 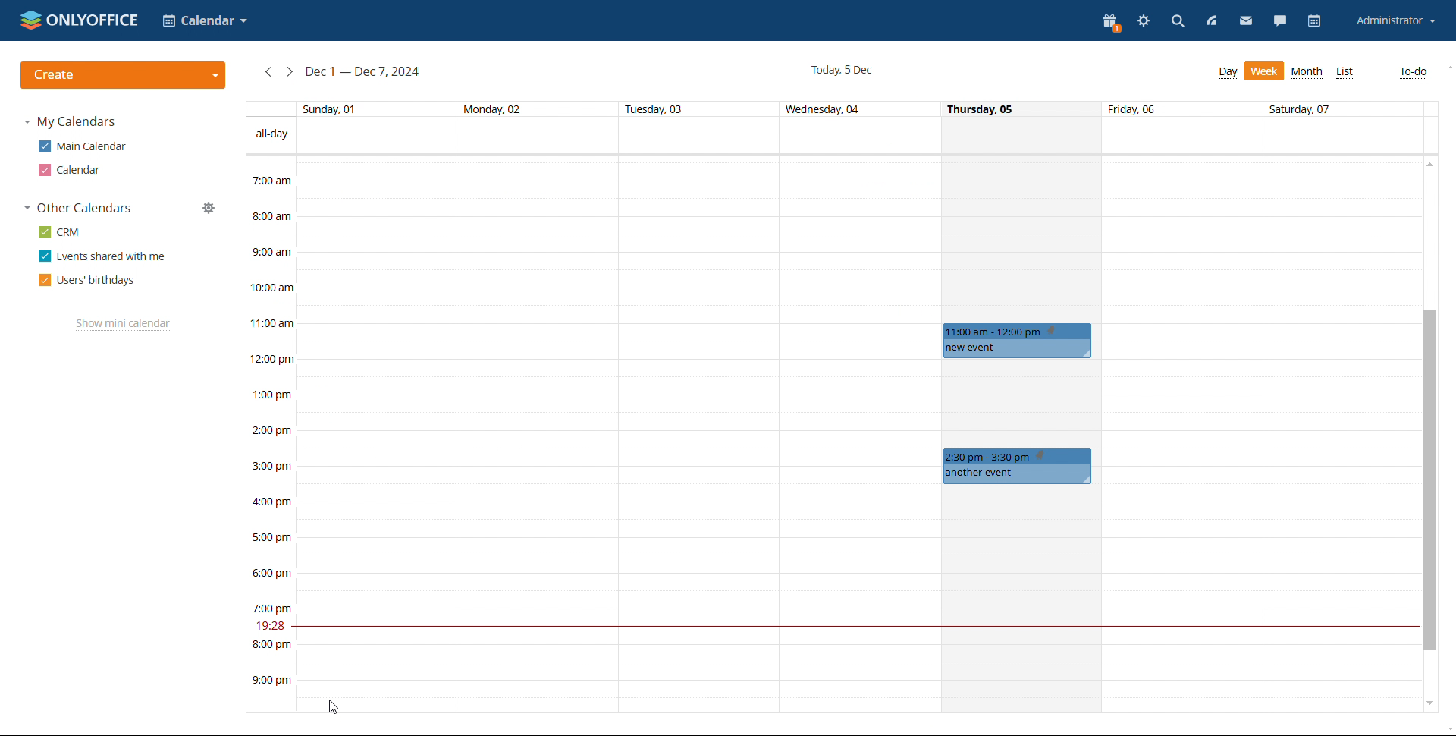 What do you see at coordinates (268, 134) in the screenshot?
I see `all-day` at bounding box center [268, 134].